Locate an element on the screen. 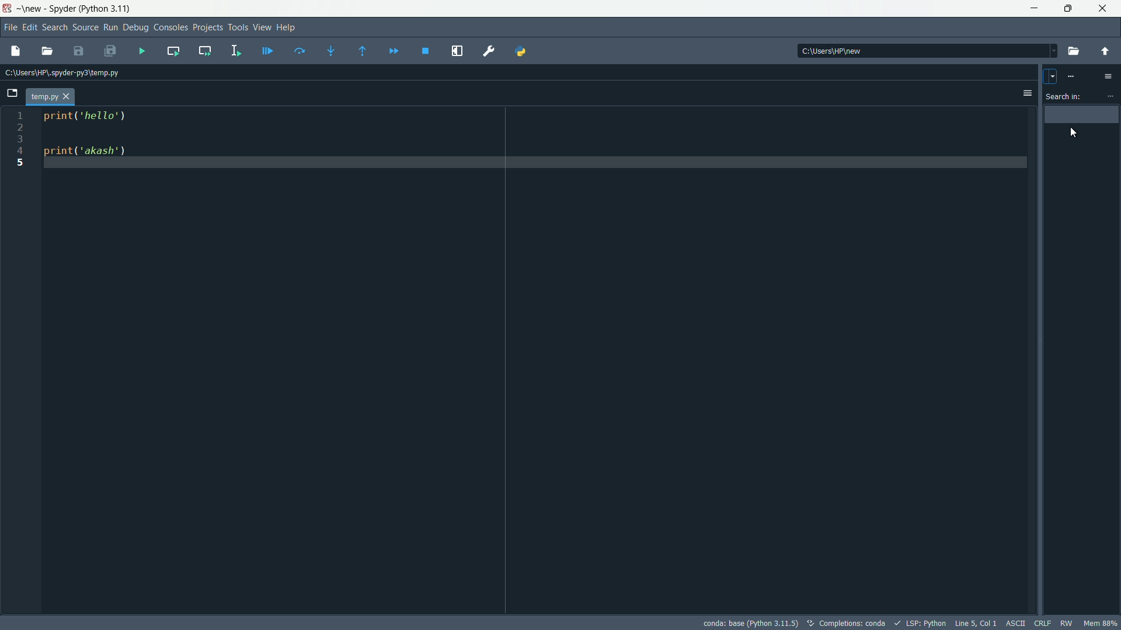 The width and height of the screenshot is (1121, 630). browse directory is located at coordinates (1073, 51).